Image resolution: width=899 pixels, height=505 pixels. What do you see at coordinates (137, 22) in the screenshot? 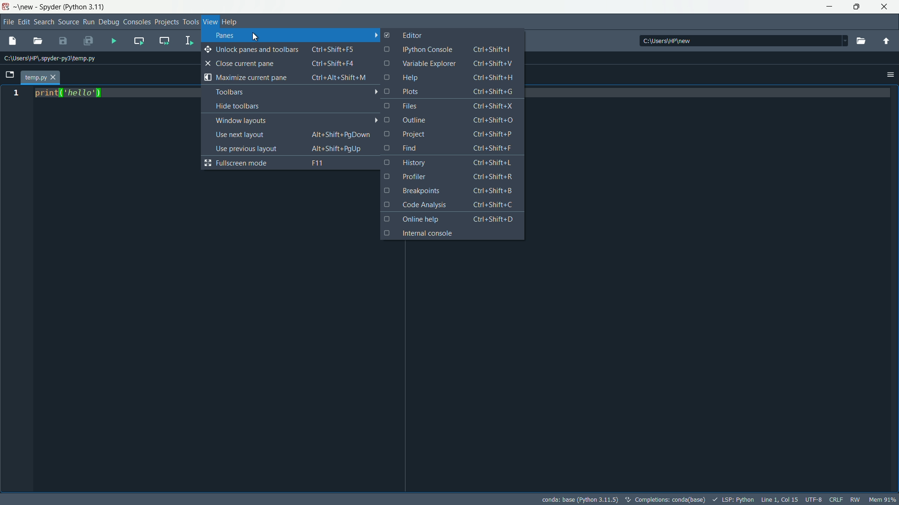
I see `consoles menu` at bounding box center [137, 22].